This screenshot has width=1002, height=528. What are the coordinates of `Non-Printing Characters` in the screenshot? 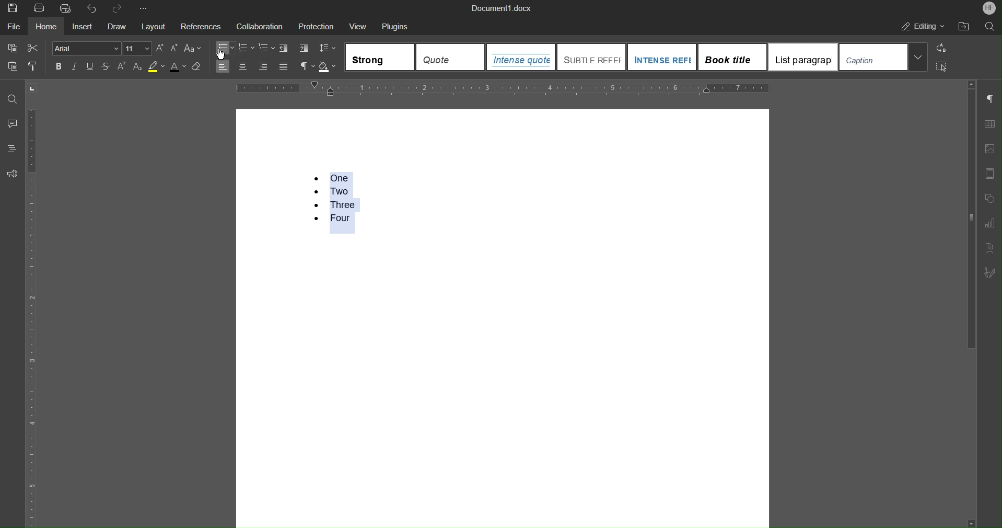 It's located at (307, 67).